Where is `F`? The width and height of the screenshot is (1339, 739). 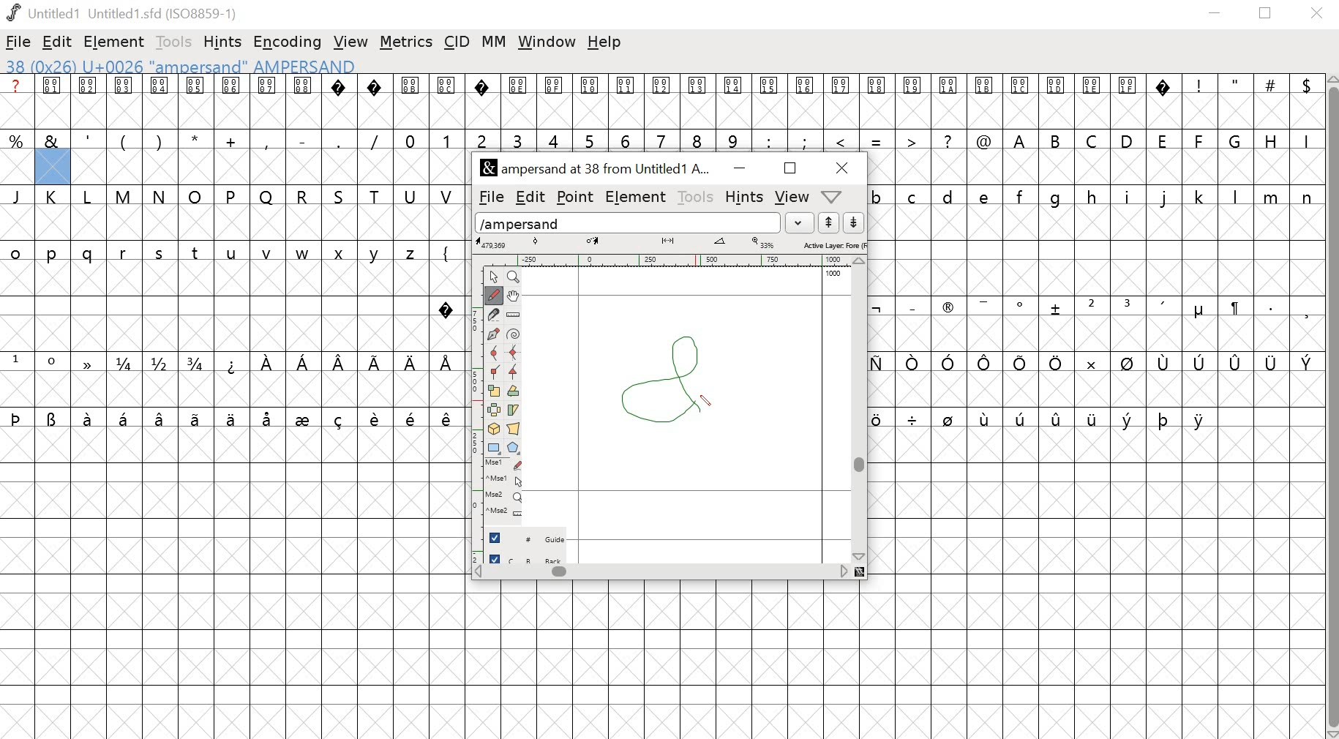
F is located at coordinates (1201, 140).